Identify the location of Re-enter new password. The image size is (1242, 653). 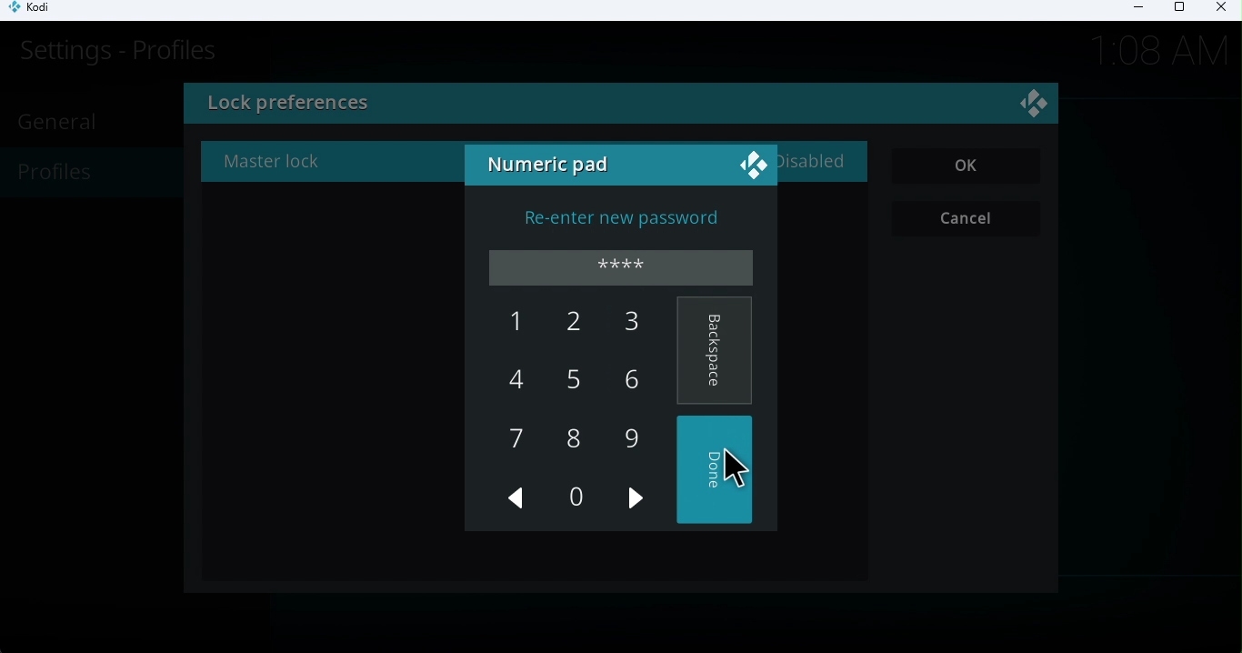
(609, 216).